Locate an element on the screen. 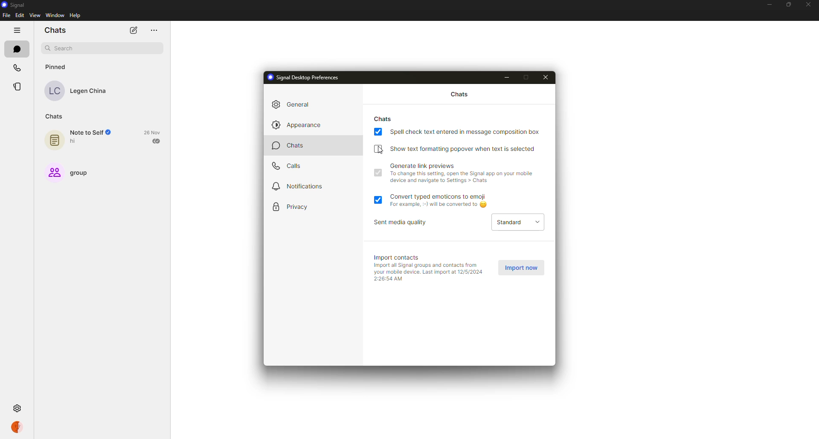 The image size is (819, 439). enabled is located at coordinates (379, 199).